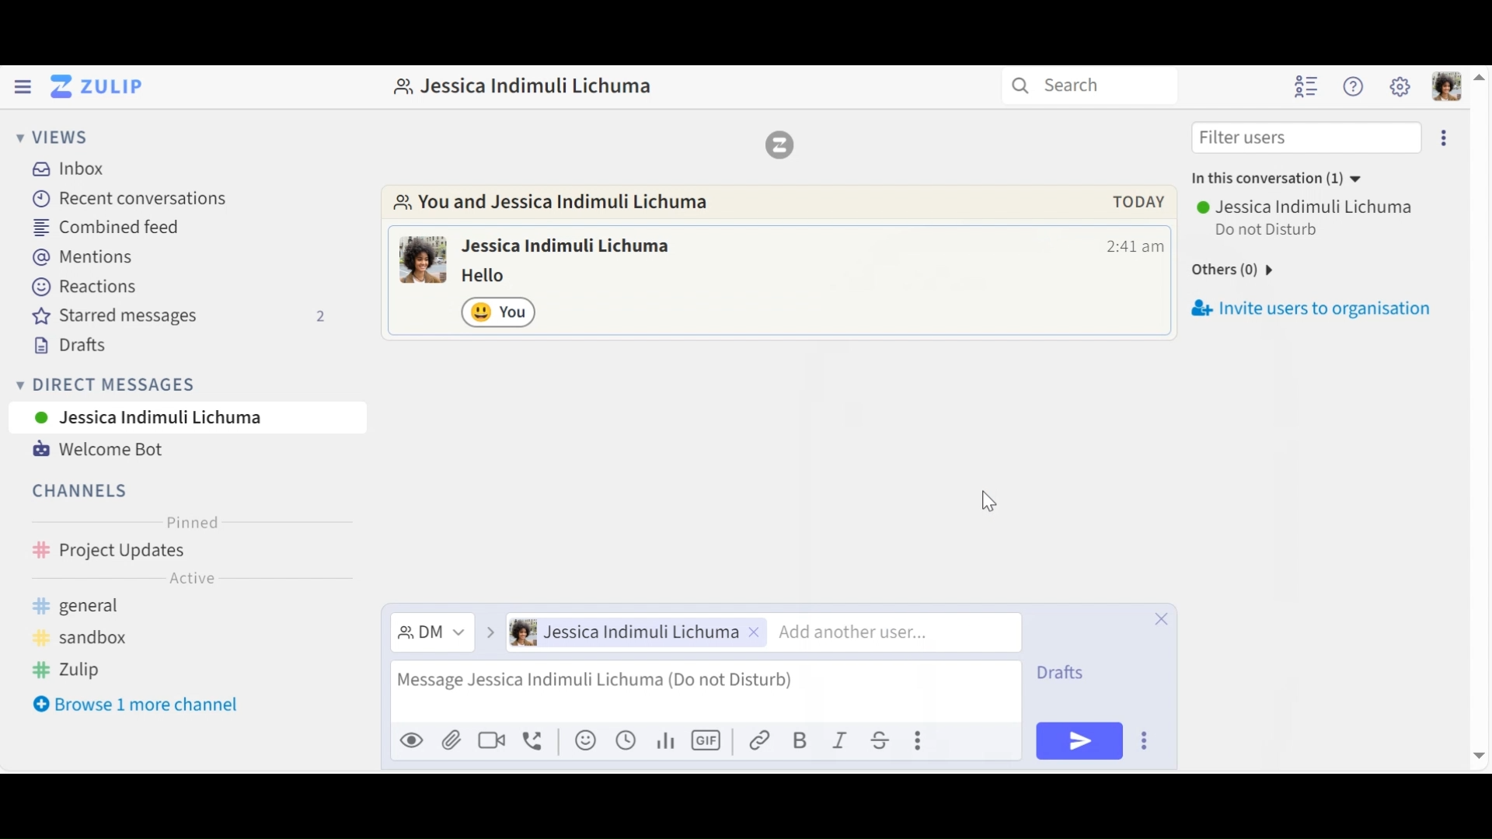 The height and width of the screenshot is (839, 1492). What do you see at coordinates (491, 743) in the screenshot?
I see `Add a video call` at bounding box center [491, 743].